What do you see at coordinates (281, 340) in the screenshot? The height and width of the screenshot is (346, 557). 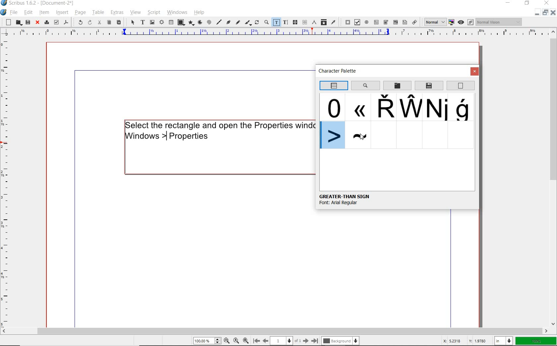 I see `1` at bounding box center [281, 340].